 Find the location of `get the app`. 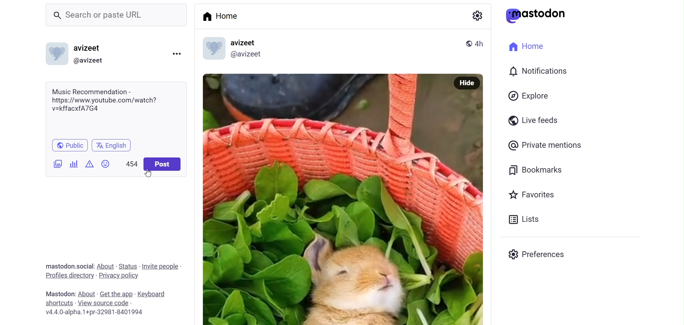

get the app is located at coordinates (117, 293).